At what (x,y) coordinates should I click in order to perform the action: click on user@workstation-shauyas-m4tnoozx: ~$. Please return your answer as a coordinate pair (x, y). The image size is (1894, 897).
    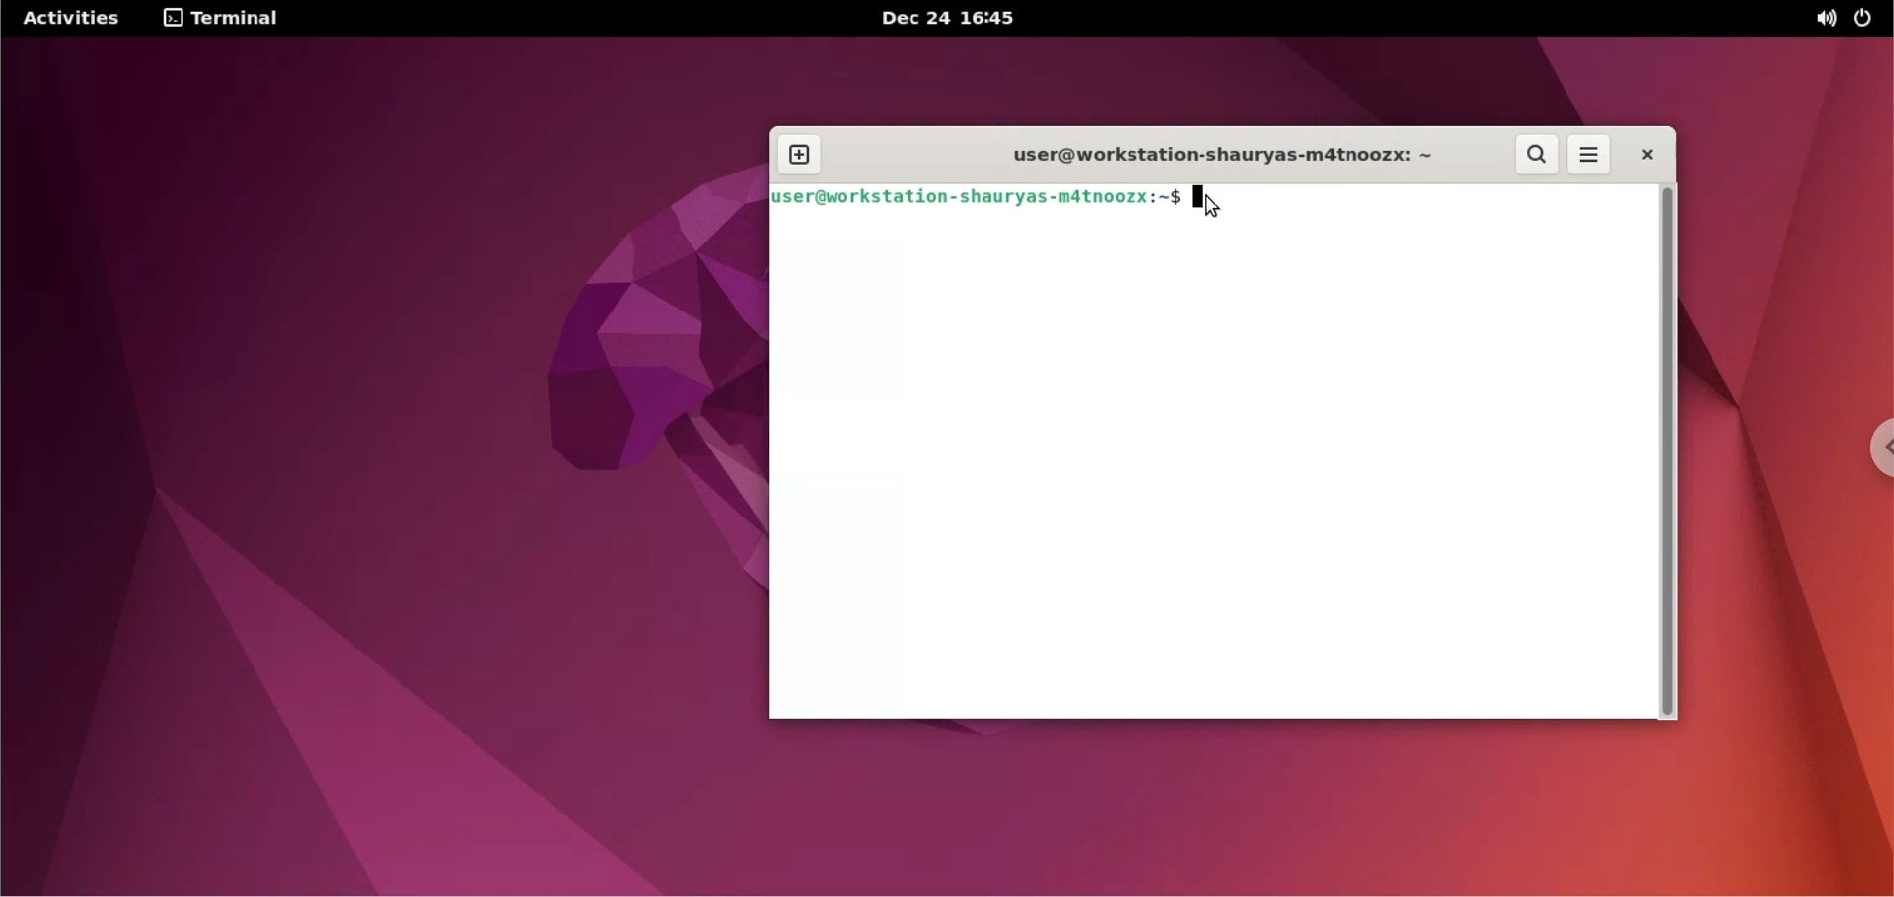
    Looking at the image, I should click on (978, 199).